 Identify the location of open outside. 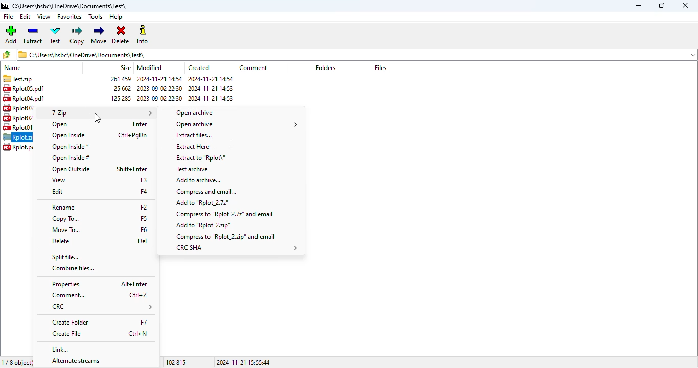
(70, 170).